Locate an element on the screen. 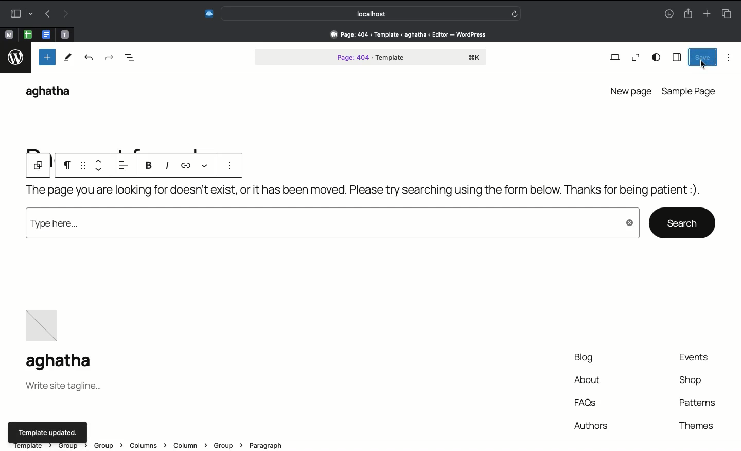 The height and width of the screenshot is (451, 741). Options is located at coordinates (729, 57).